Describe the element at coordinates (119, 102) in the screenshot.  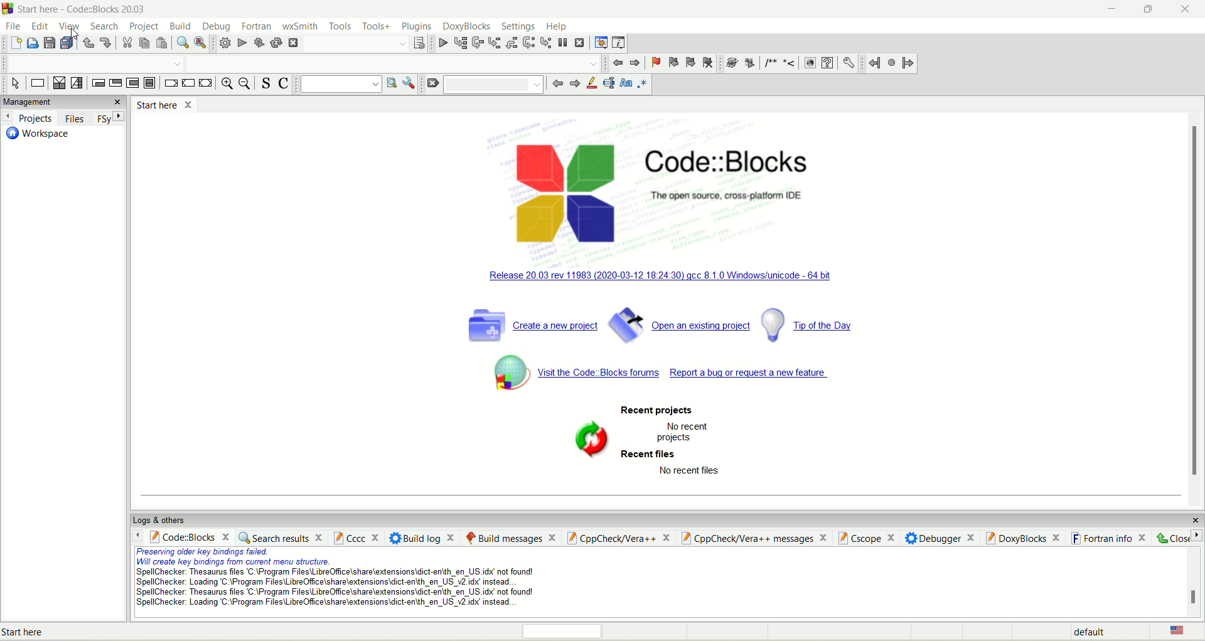
I see `close` at that location.